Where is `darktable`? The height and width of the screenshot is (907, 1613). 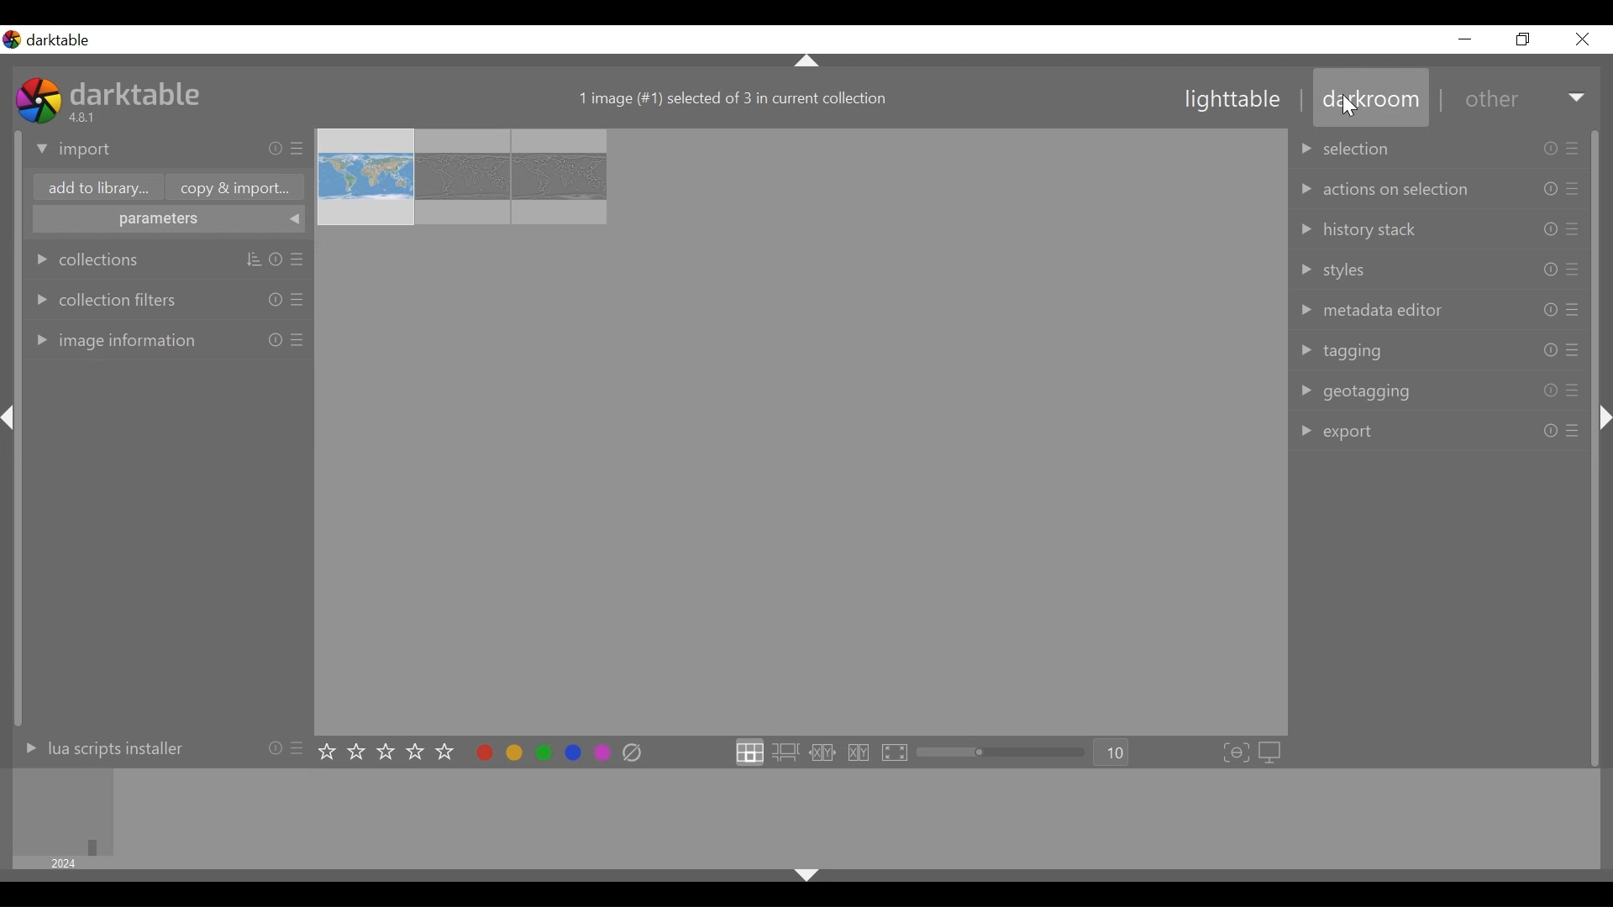
darktable is located at coordinates (139, 94).